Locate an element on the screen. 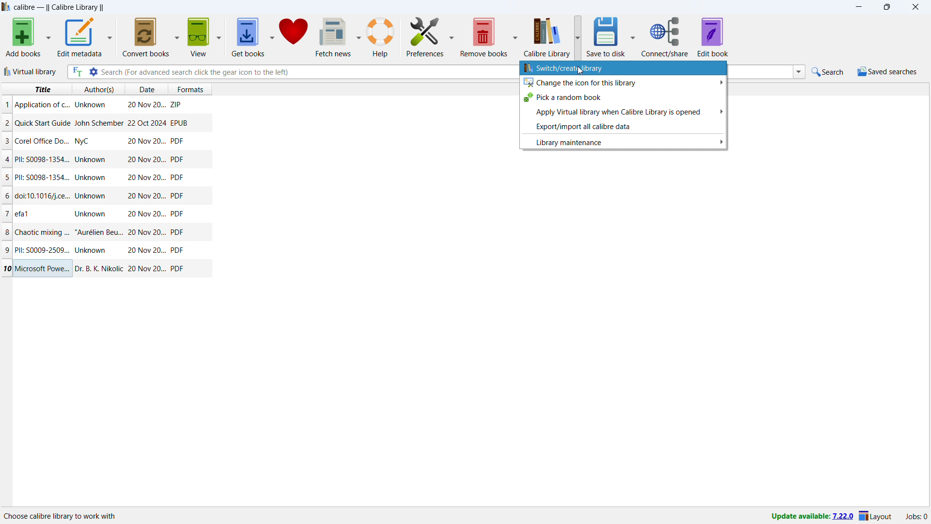  Author is located at coordinates (92, 178).